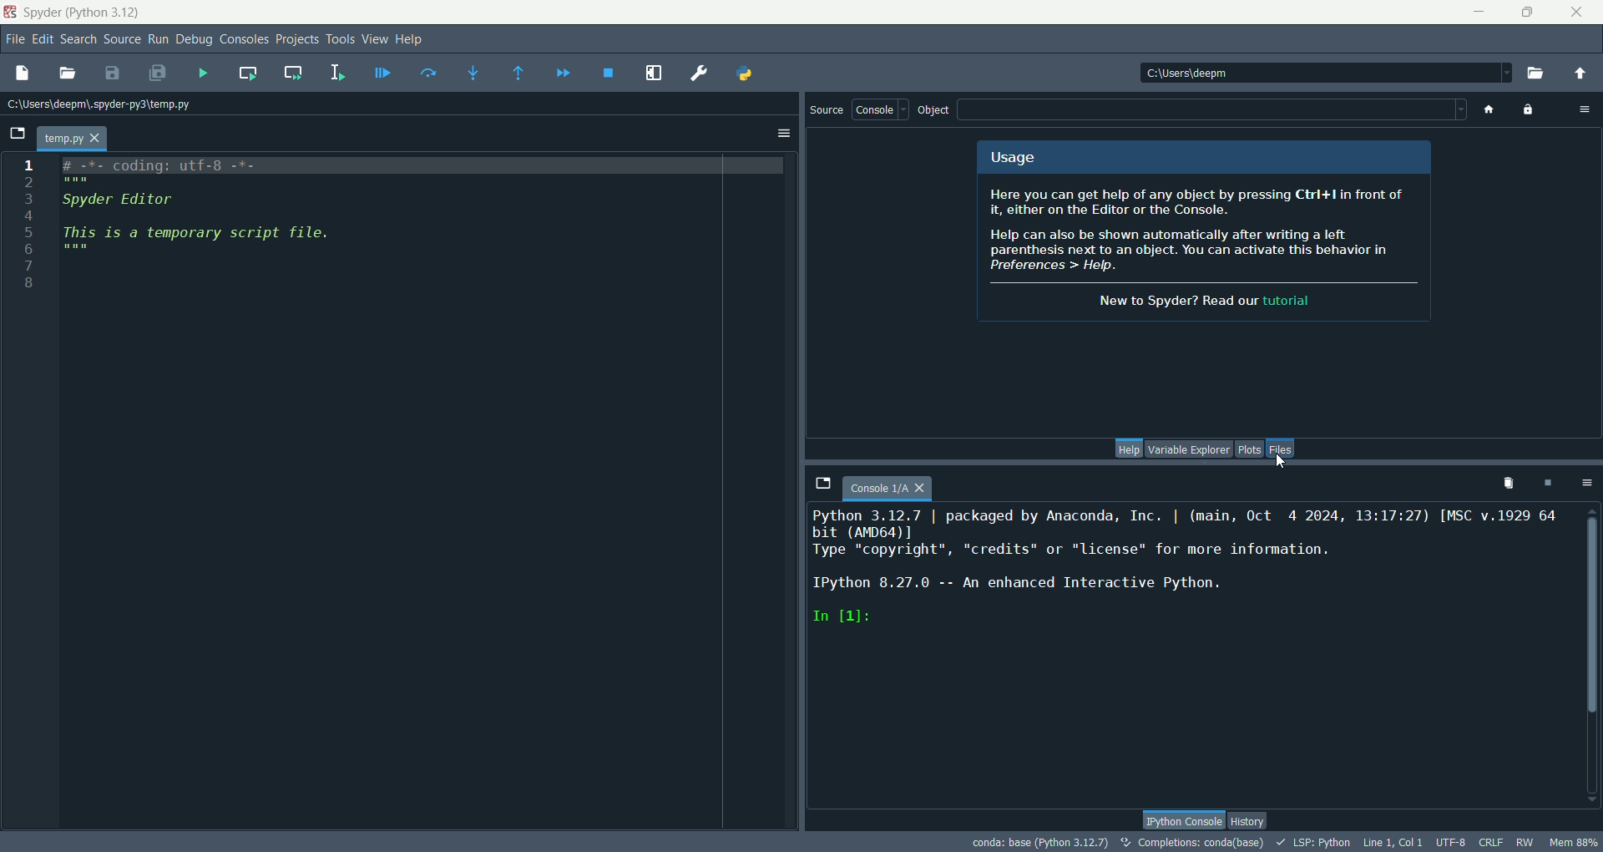 This screenshot has width=1603, height=852. What do you see at coordinates (880, 109) in the screenshot?
I see `console` at bounding box center [880, 109].